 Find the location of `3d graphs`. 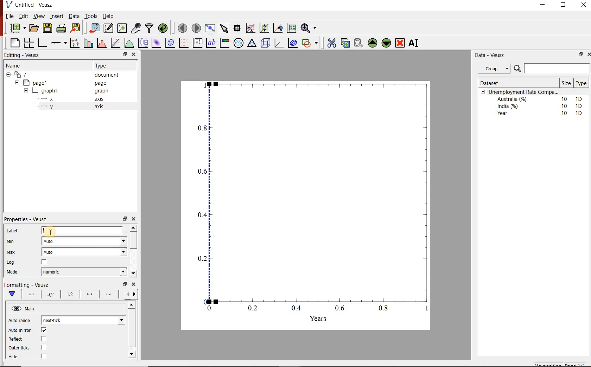

3d graphs is located at coordinates (279, 43).